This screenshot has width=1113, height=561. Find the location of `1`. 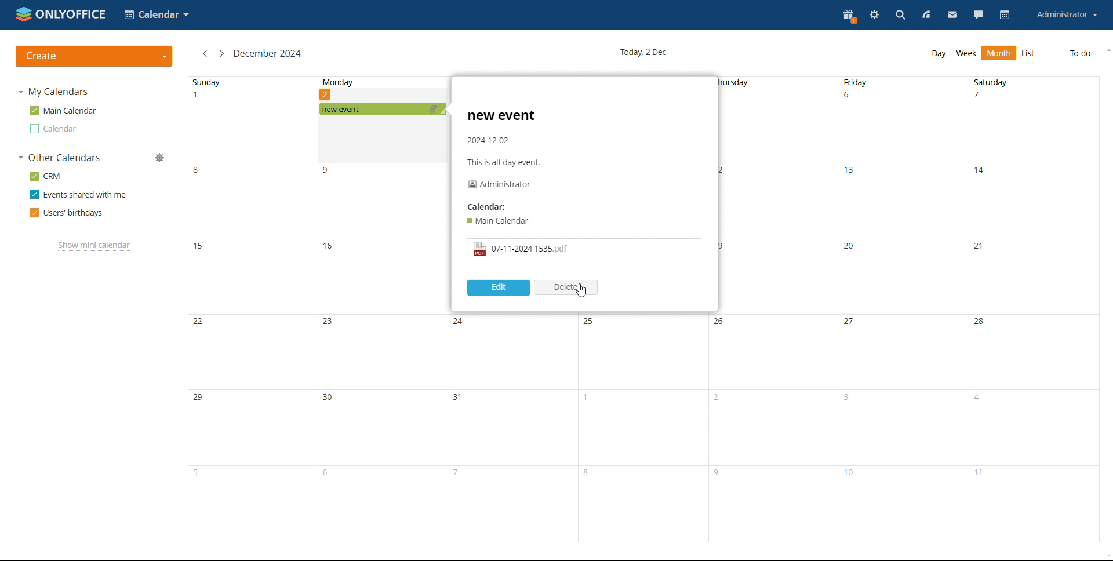

1 is located at coordinates (199, 99).